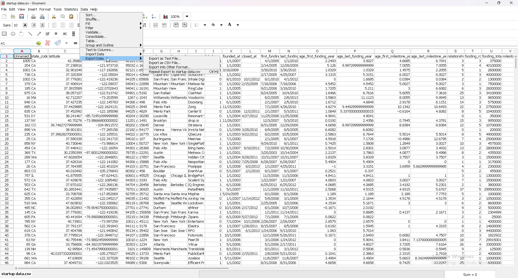 The height and width of the screenshot is (278, 518). I want to click on copy, so click(63, 16).